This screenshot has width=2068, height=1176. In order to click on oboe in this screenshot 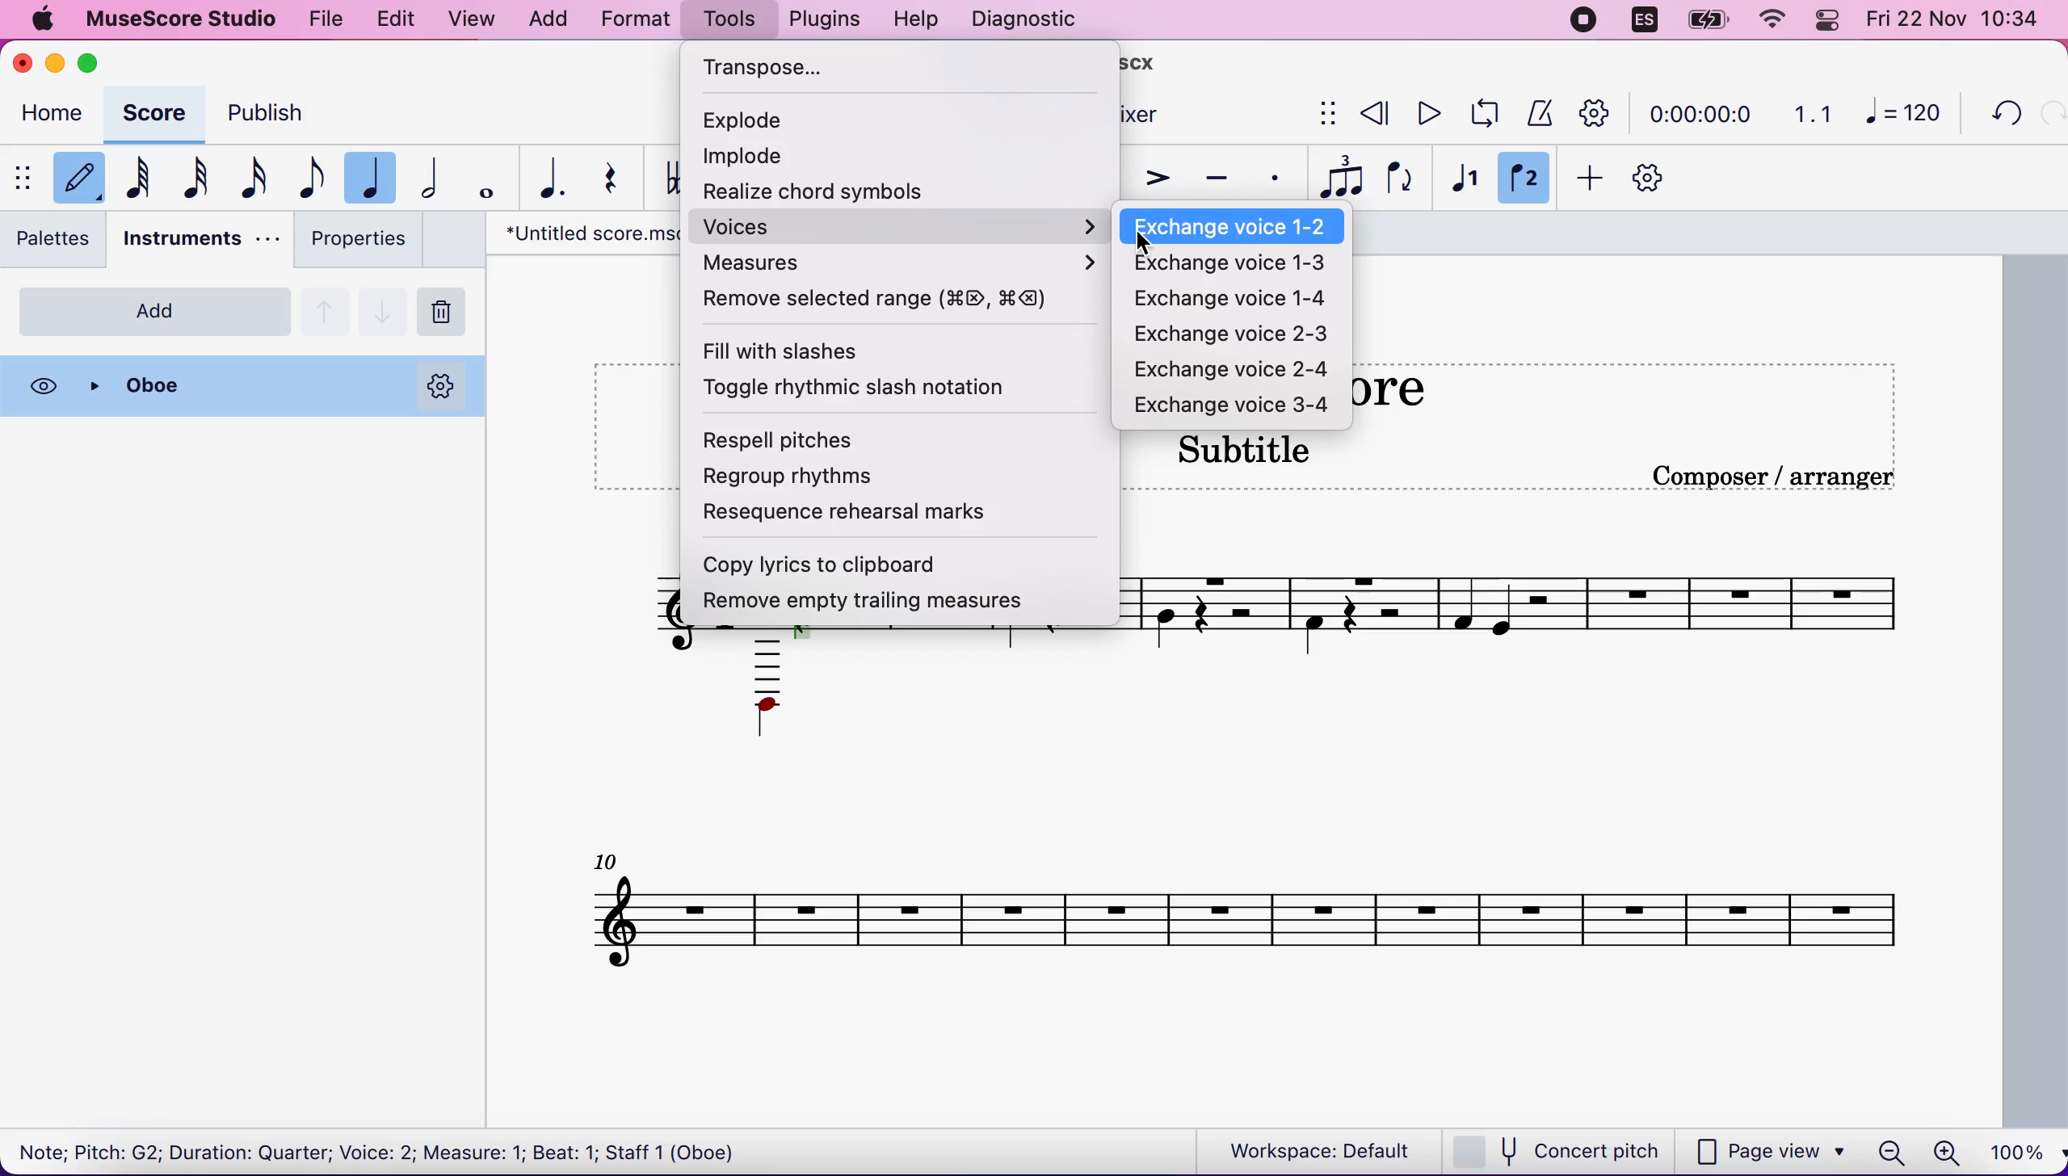, I will do `click(237, 384)`.